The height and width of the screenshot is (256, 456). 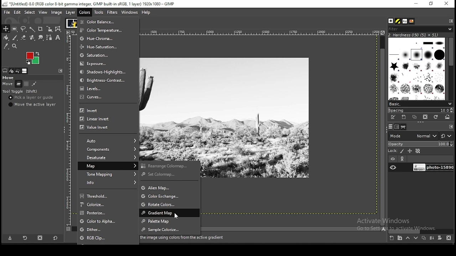 What do you see at coordinates (14, 46) in the screenshot?
I see `zoom tool` at bounding box center [14, 46].